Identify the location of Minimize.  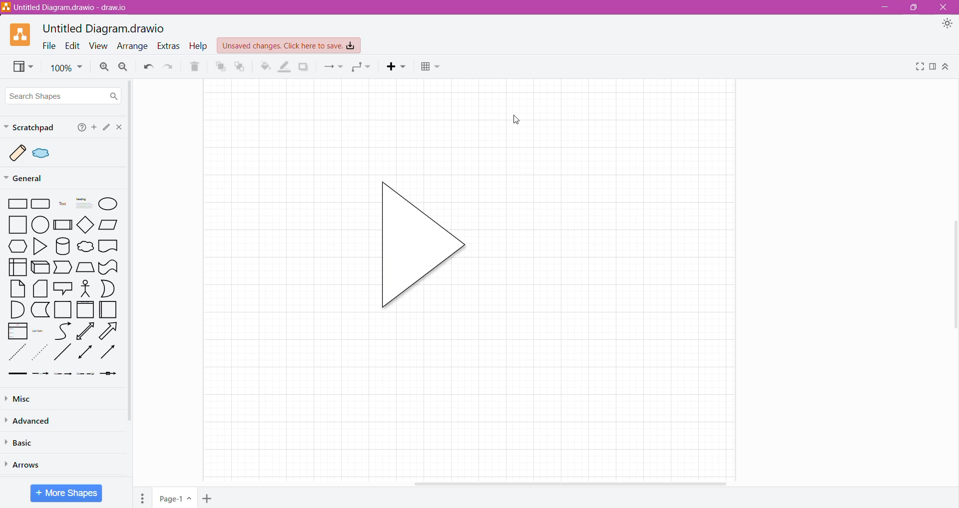
(888, 6).